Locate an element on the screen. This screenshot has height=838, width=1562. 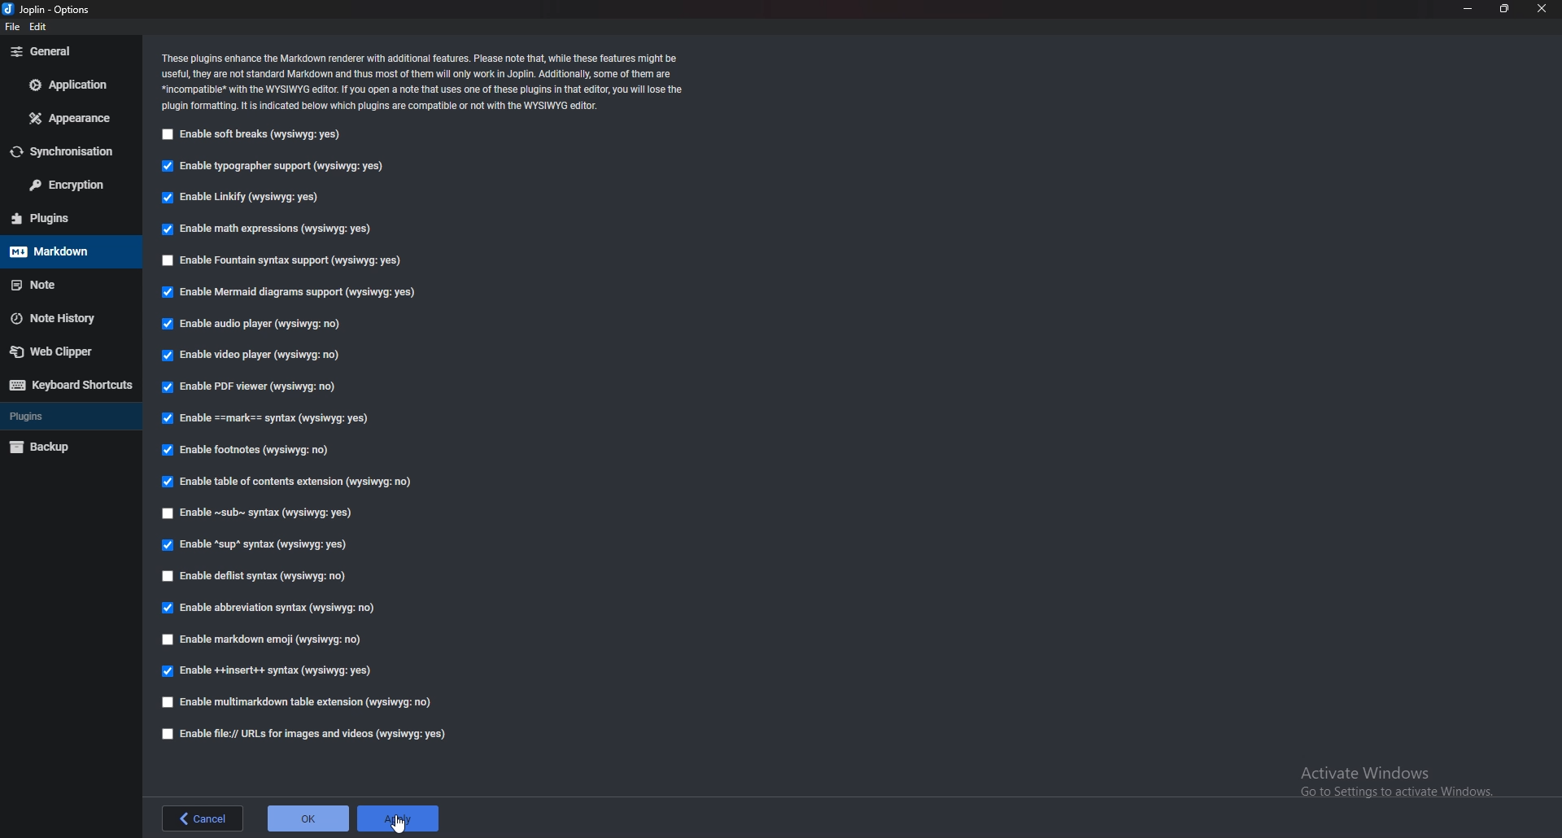
application is located at coordinates (68, 84).